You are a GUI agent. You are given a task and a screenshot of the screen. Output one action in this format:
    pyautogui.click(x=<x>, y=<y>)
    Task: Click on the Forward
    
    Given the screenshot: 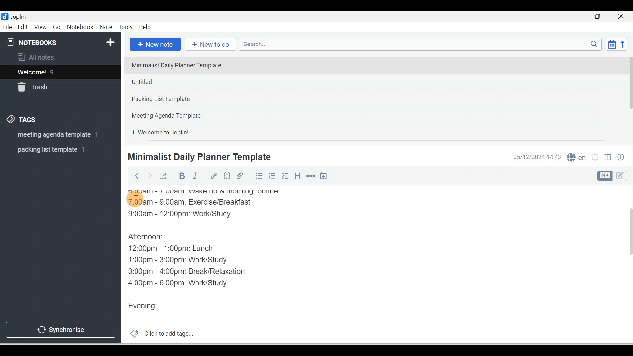 What is the action you would take?
    pyautogui.click(x=149, y=175)
    